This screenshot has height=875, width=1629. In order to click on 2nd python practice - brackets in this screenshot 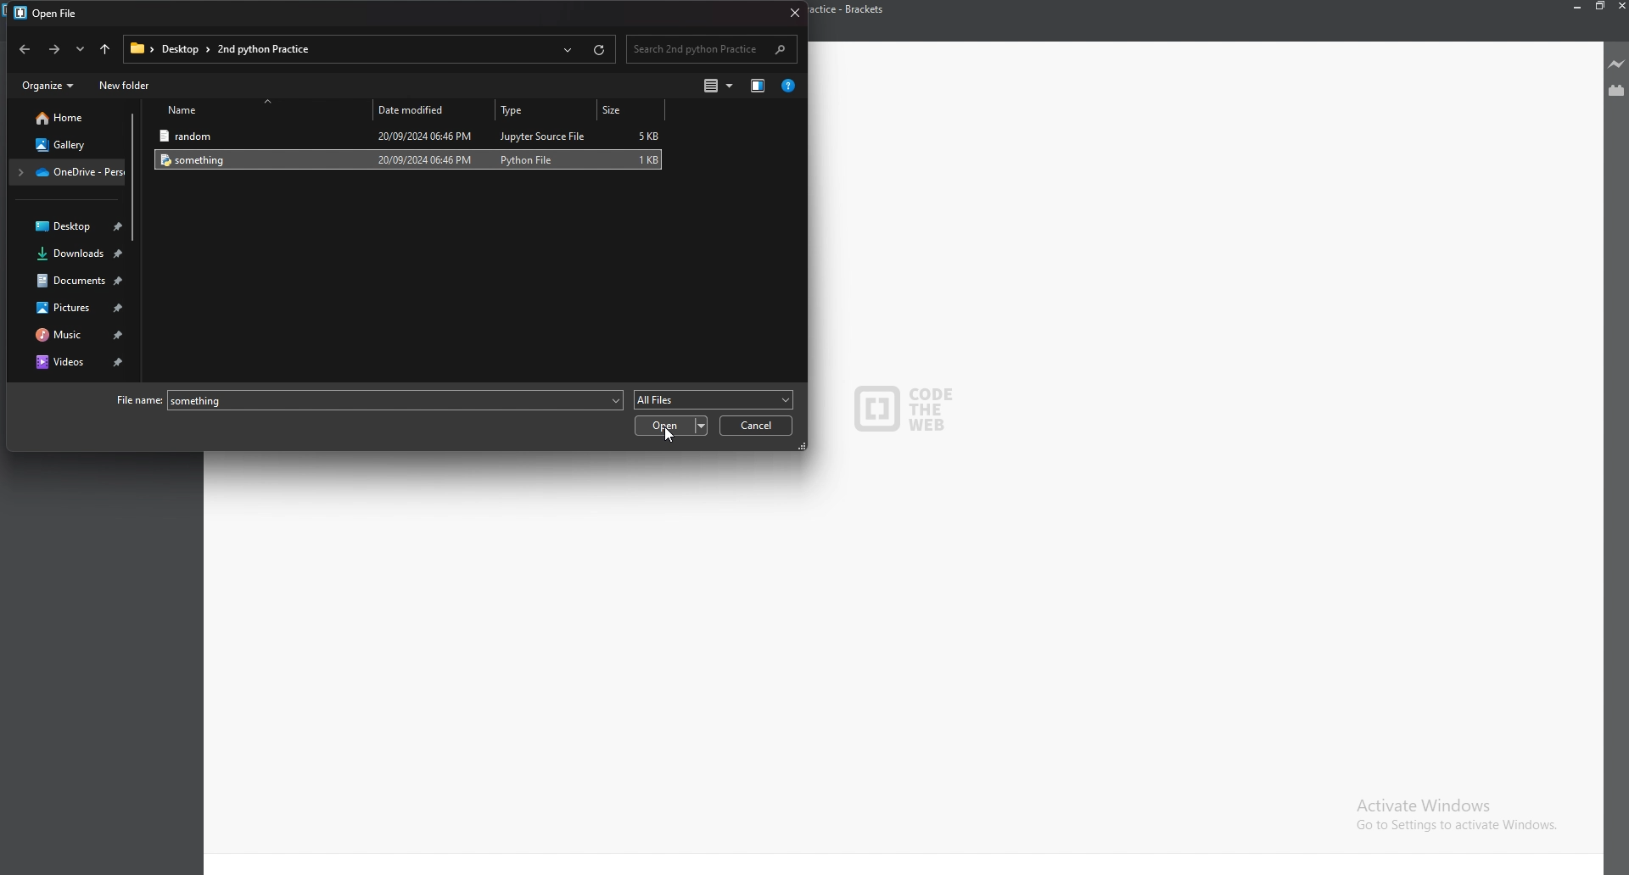, I will do `click(855, 10)`.